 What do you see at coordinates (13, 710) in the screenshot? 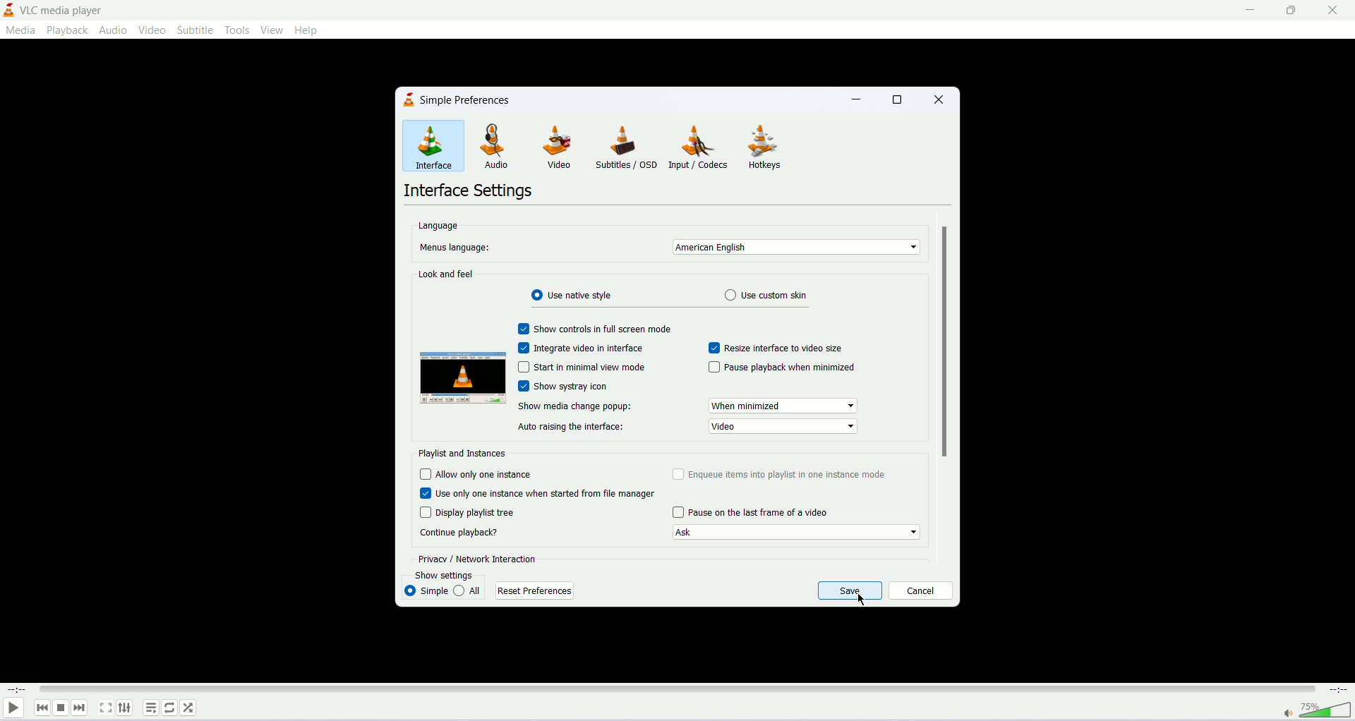
I see `play` at bounding box center [13, 710].